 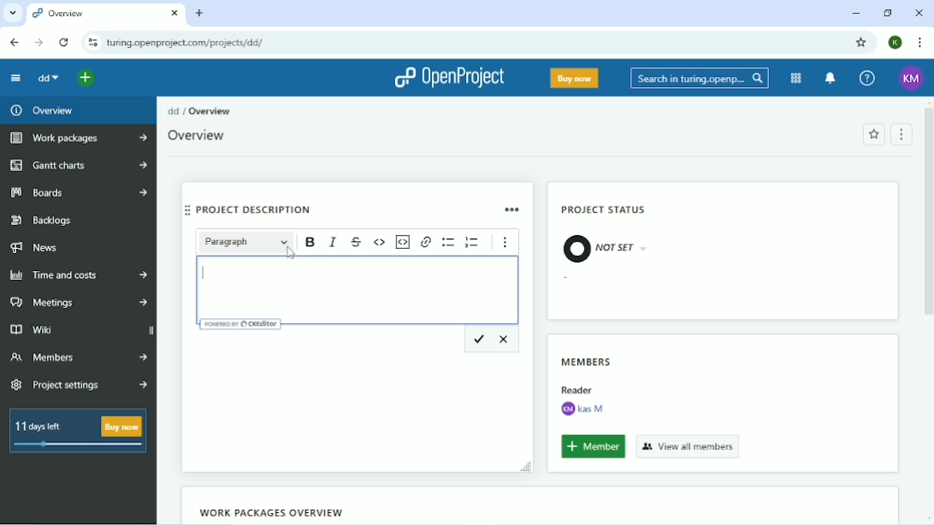 What do you see at coordinates (247, 242) in the screenshot?
I see `Paragraph` at bounding box center [247, 242].